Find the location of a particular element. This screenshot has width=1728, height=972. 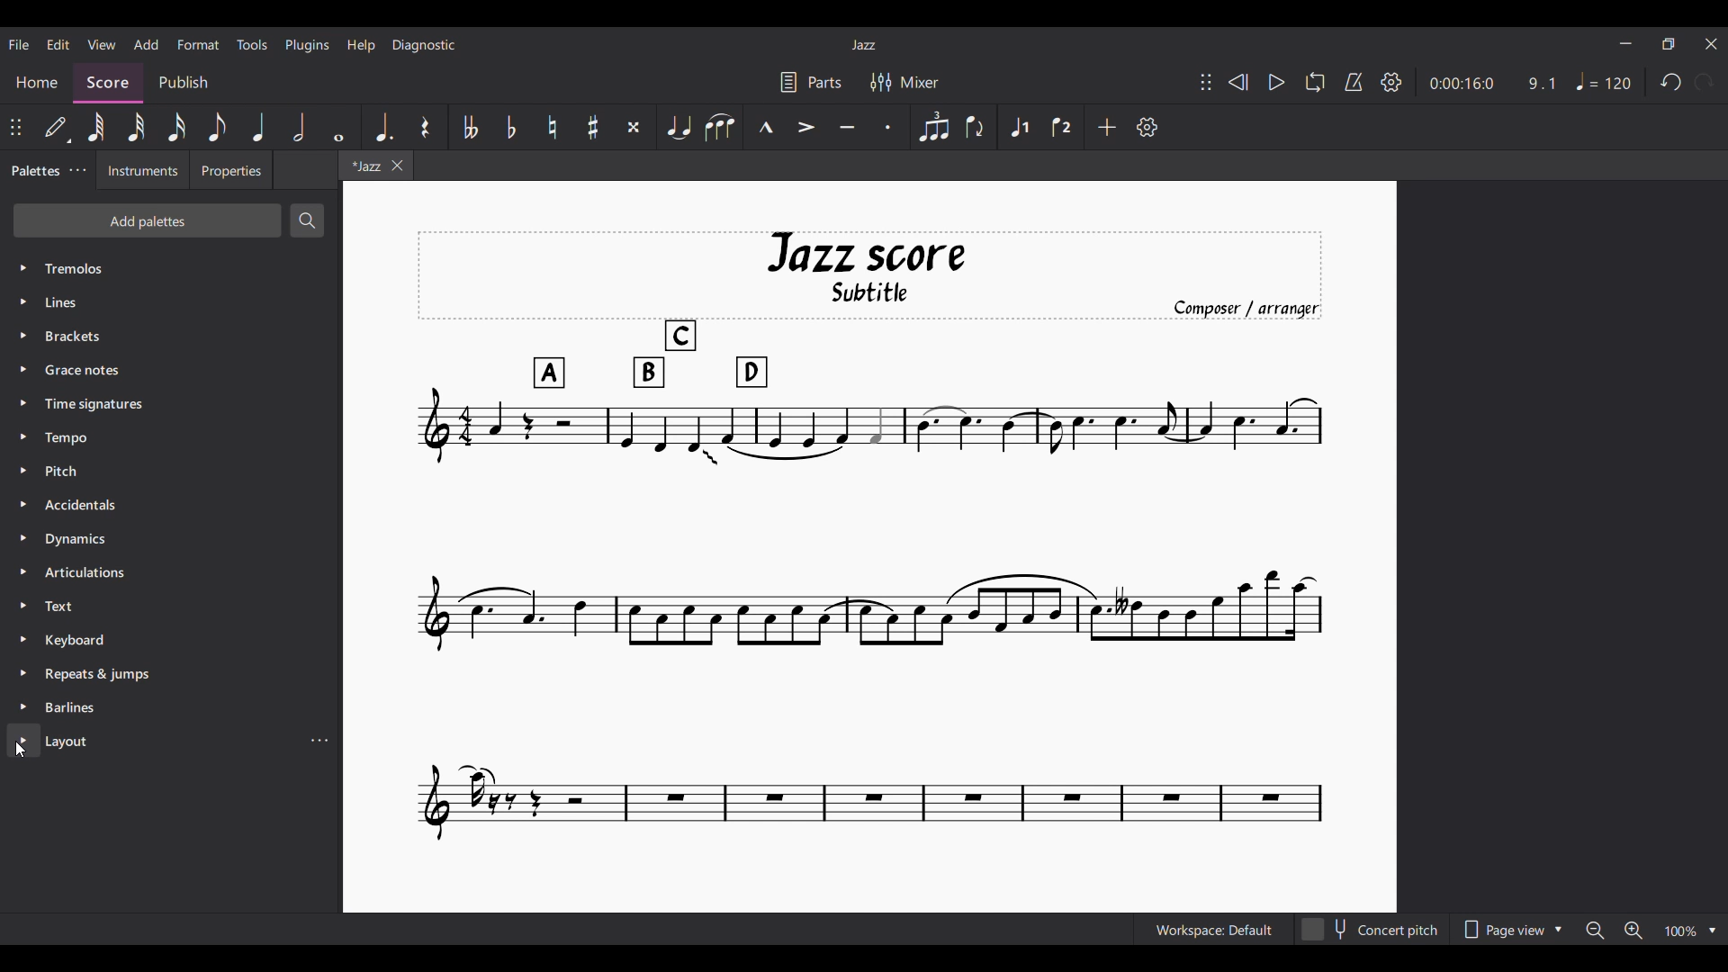

32nd note is located at coordinates (137, 127).